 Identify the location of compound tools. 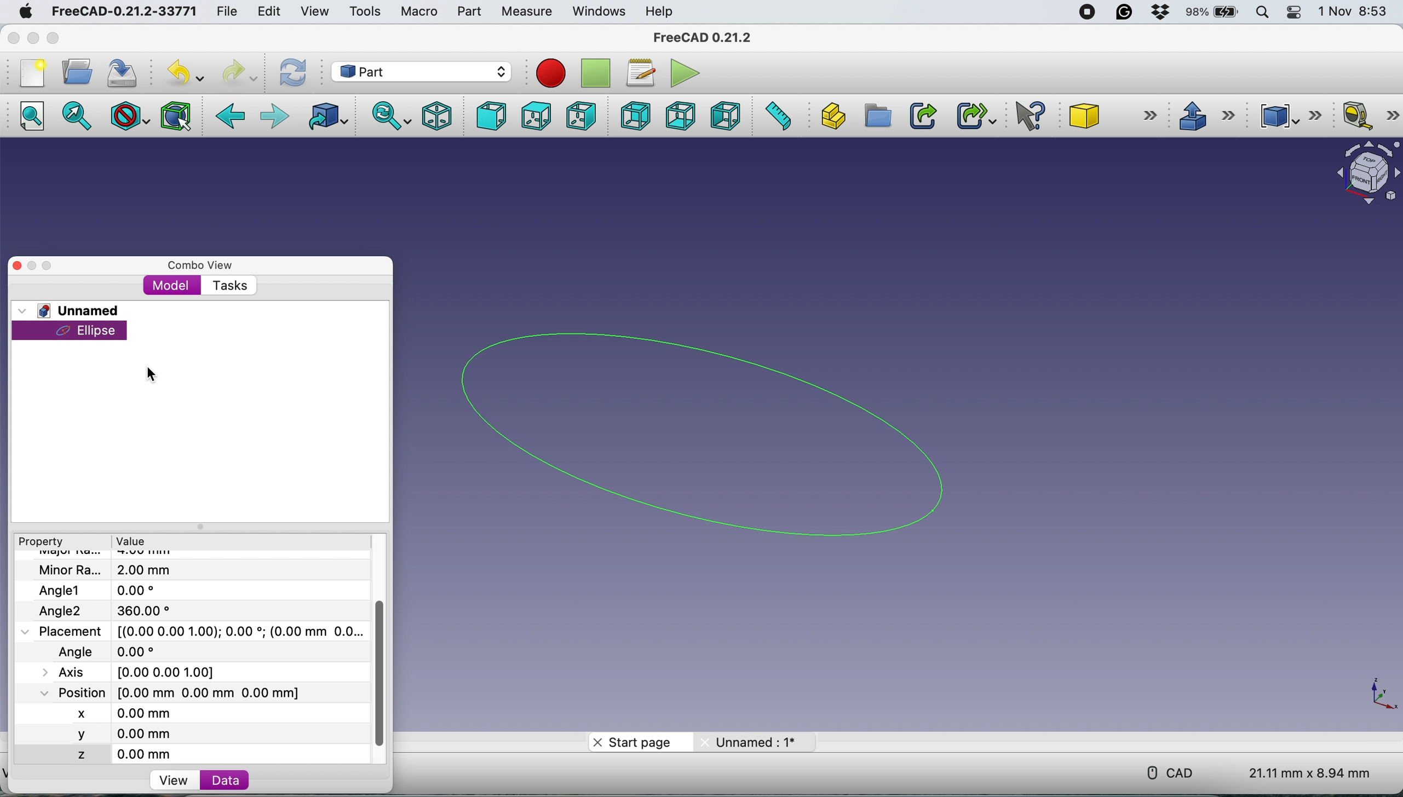
(1287, 115).